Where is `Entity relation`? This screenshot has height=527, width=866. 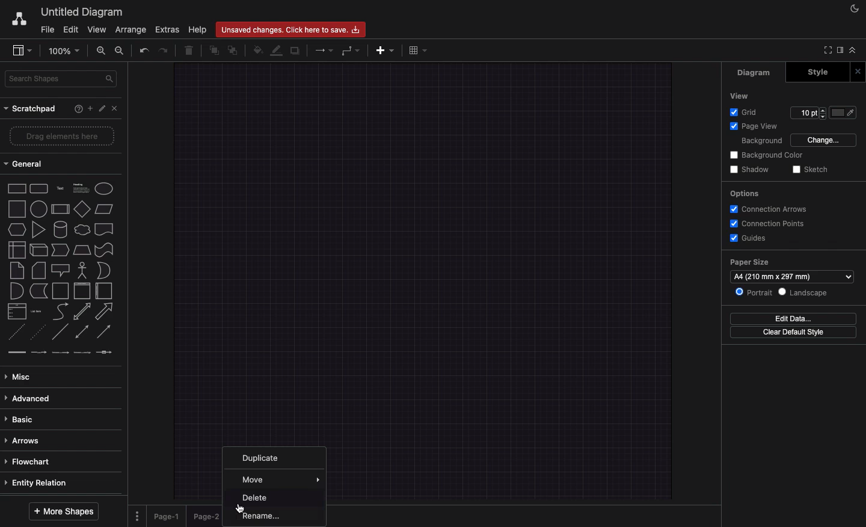
Entity relation is located at coordinates (37, 482).